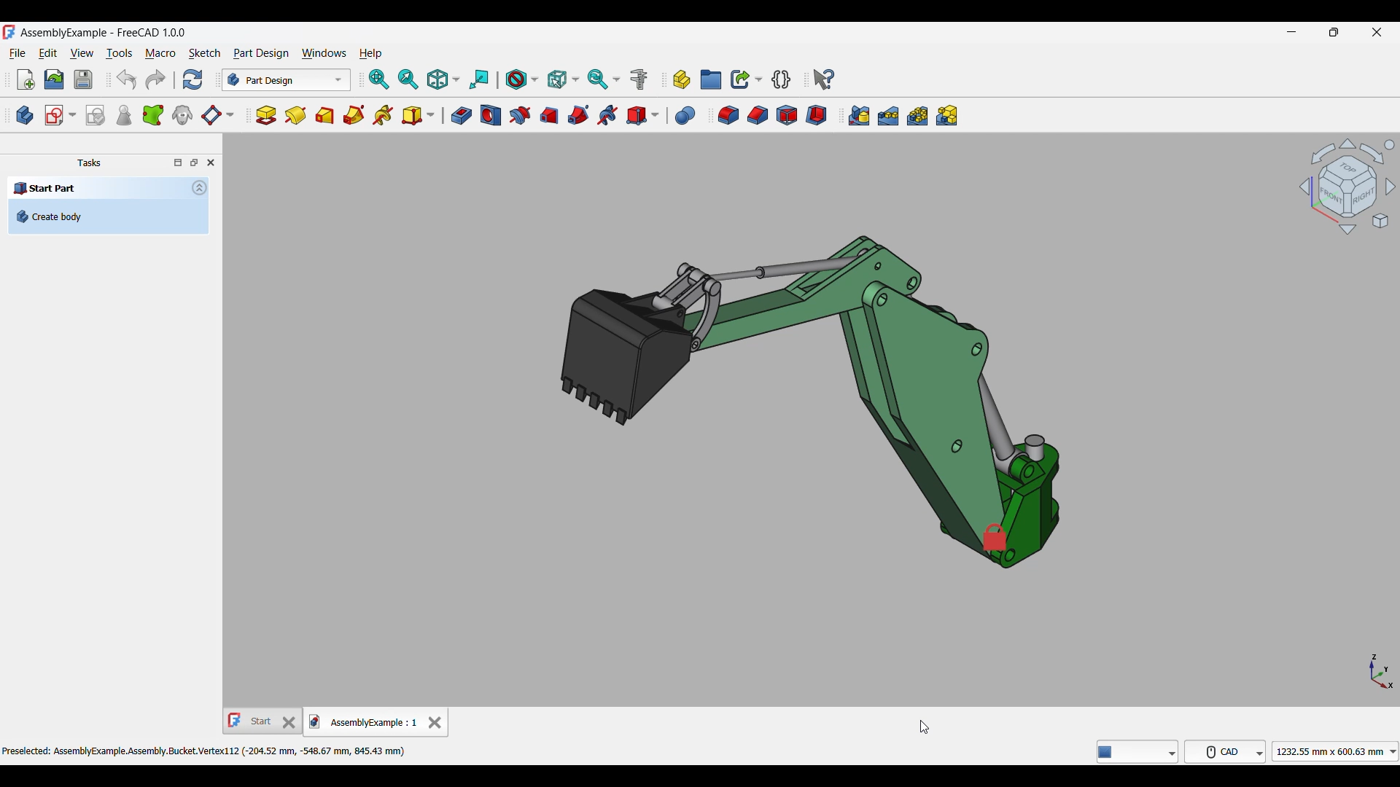 The width and height of the screenshot is (1400, 787). What do you see at coordinates (54, 79) in the screenshot?
I see `Open` at bounding box center [54, 79].